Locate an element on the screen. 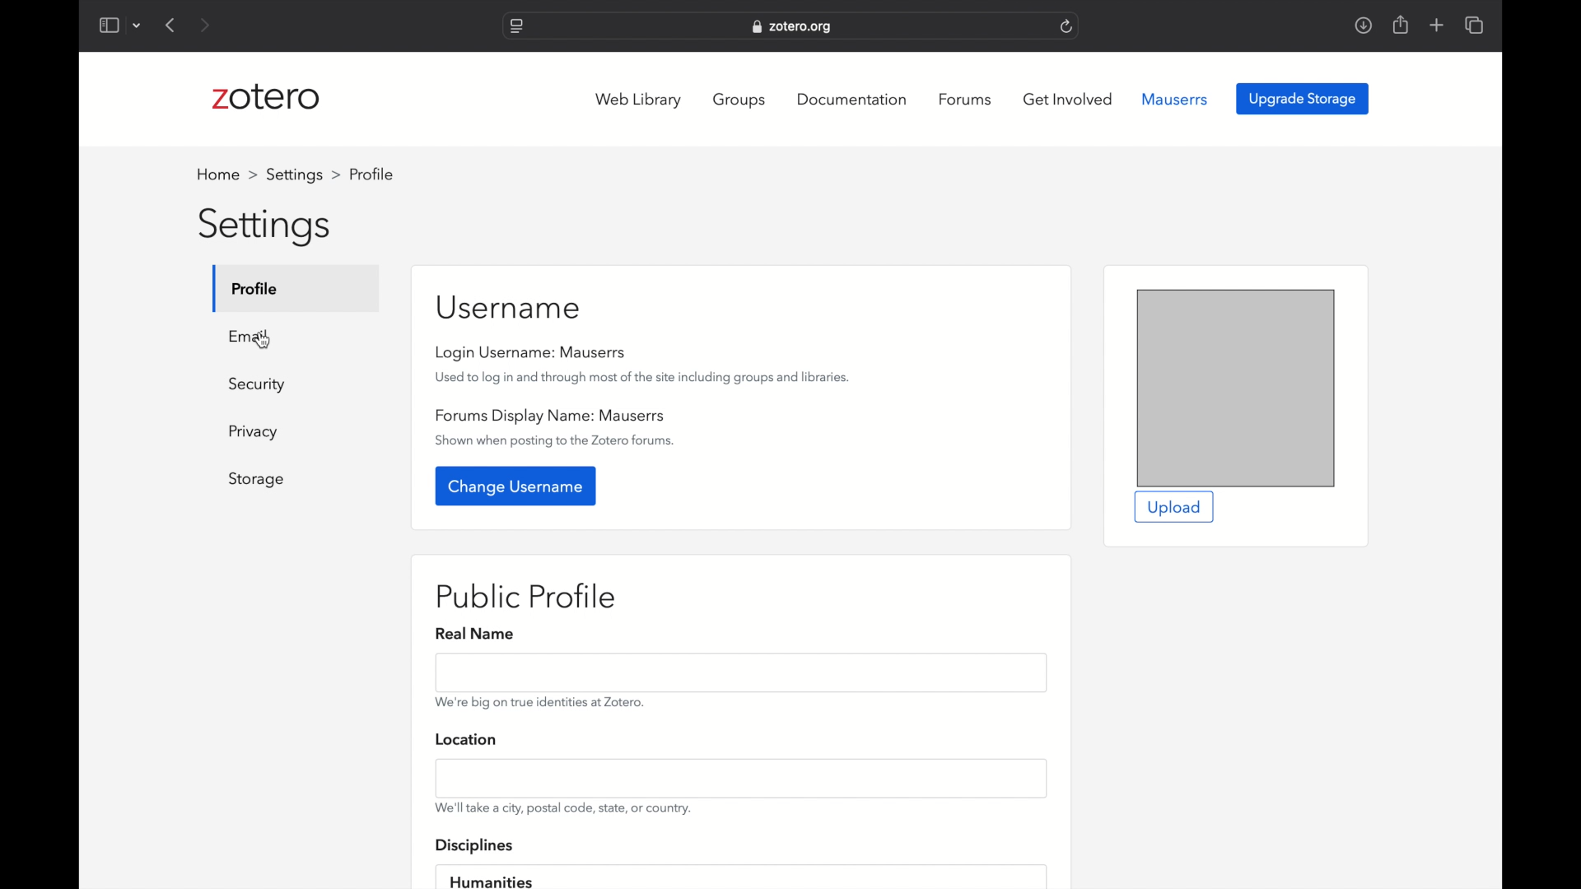 The image size is (1581, 889). show tab overview is located at coordinates (1474, 25).